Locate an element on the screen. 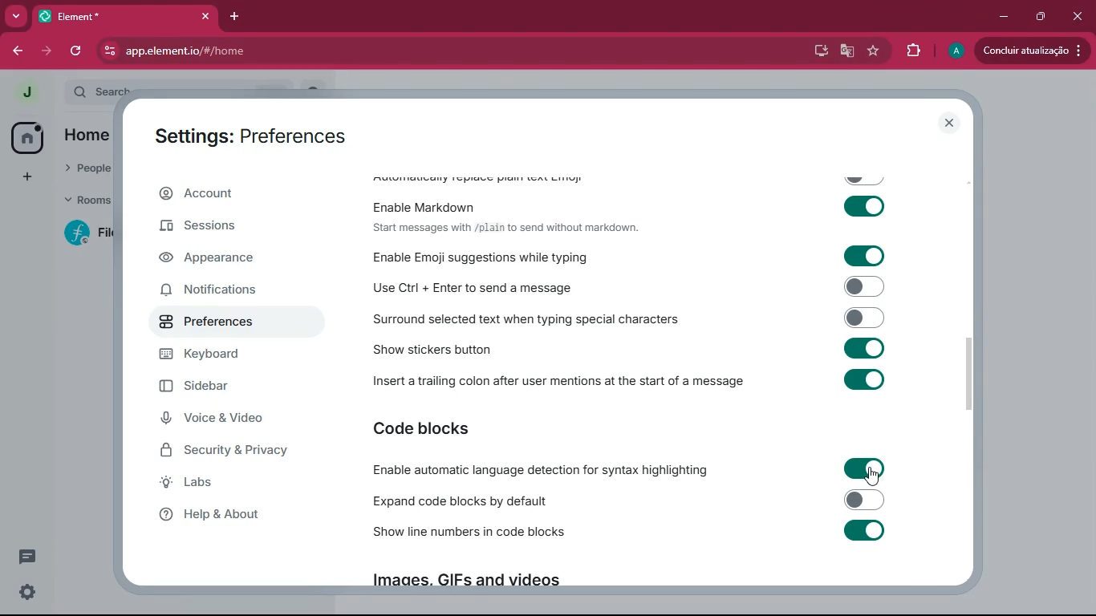  Enable Emoji suggestions while typing is located at coordinates (624, 256).